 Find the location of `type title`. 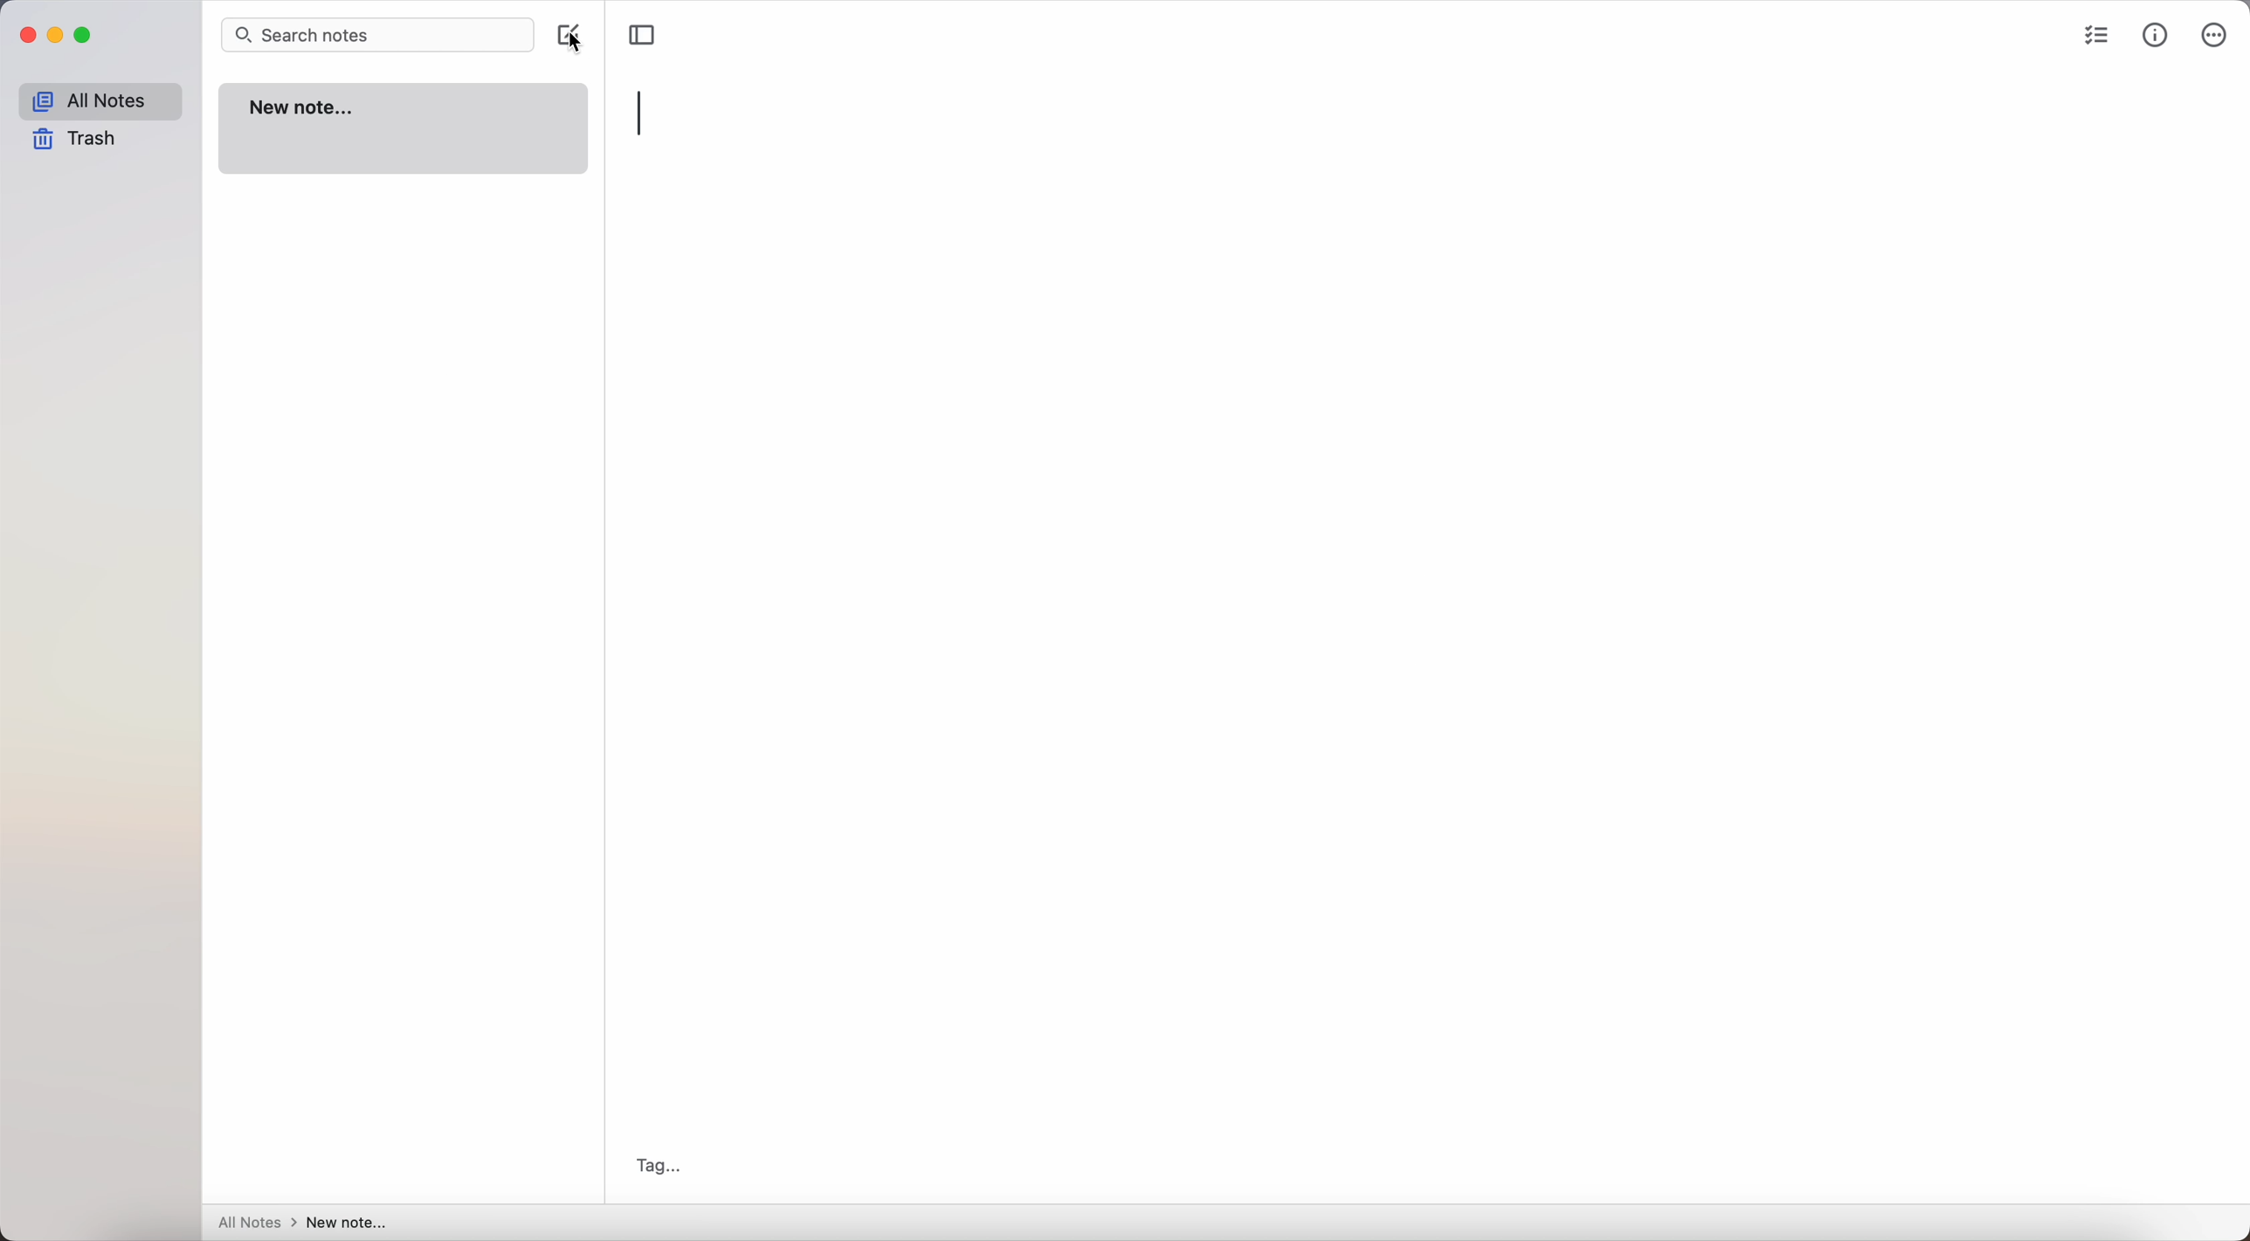

type title is located at coordinates (645, 115).